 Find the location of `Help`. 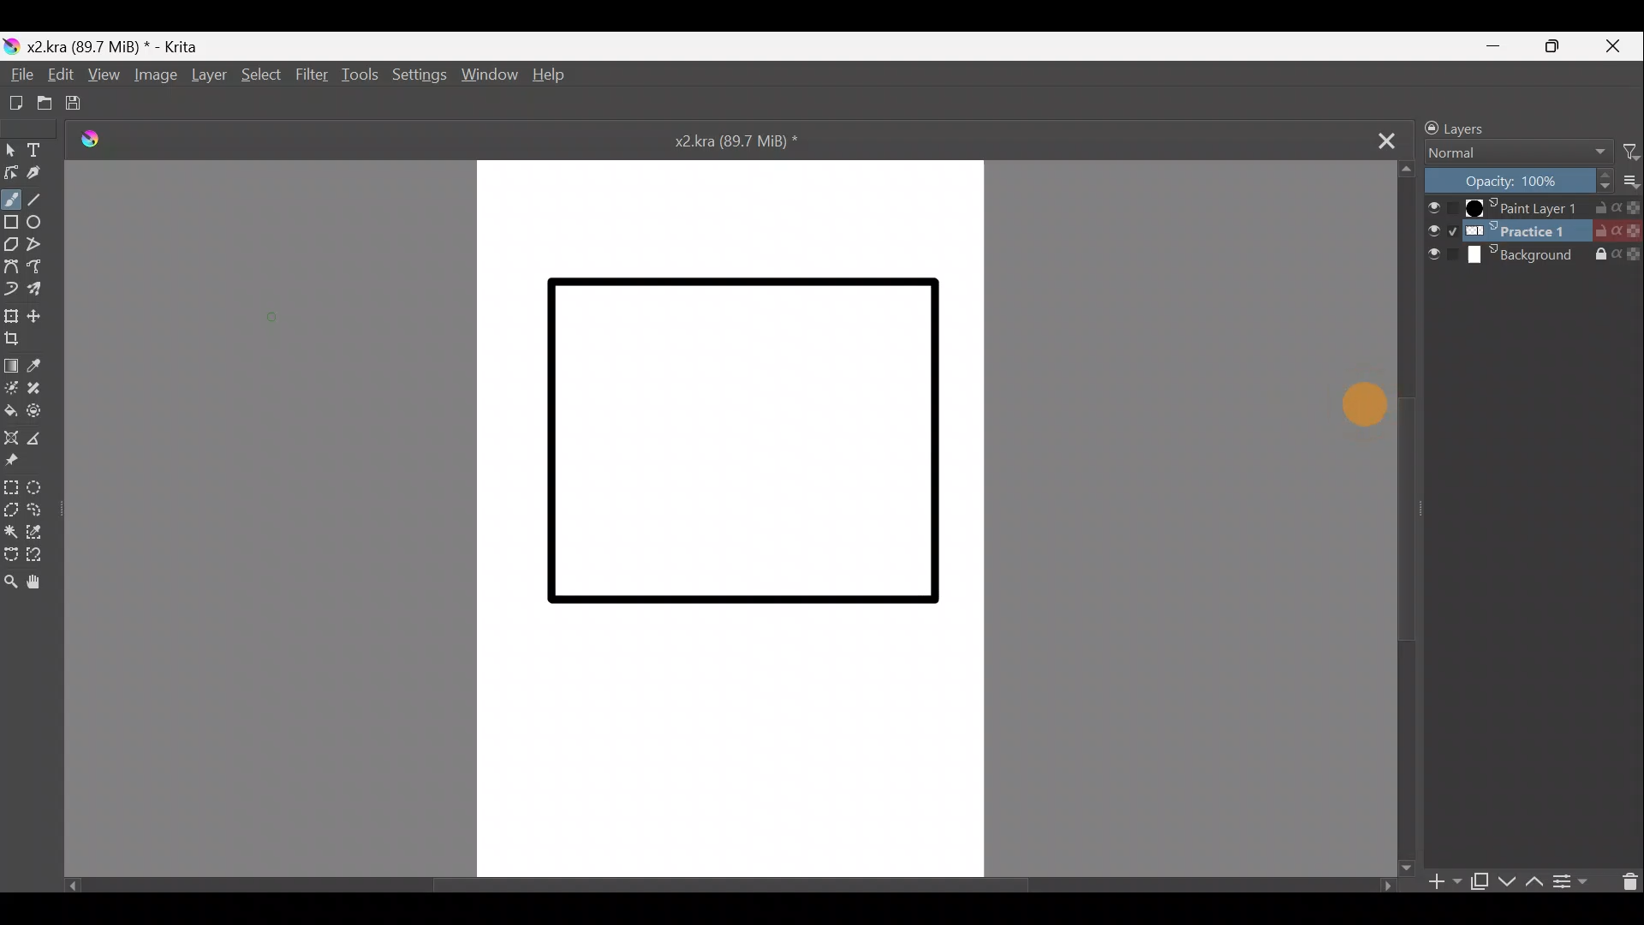

Help is located at coordinates (554, 74).